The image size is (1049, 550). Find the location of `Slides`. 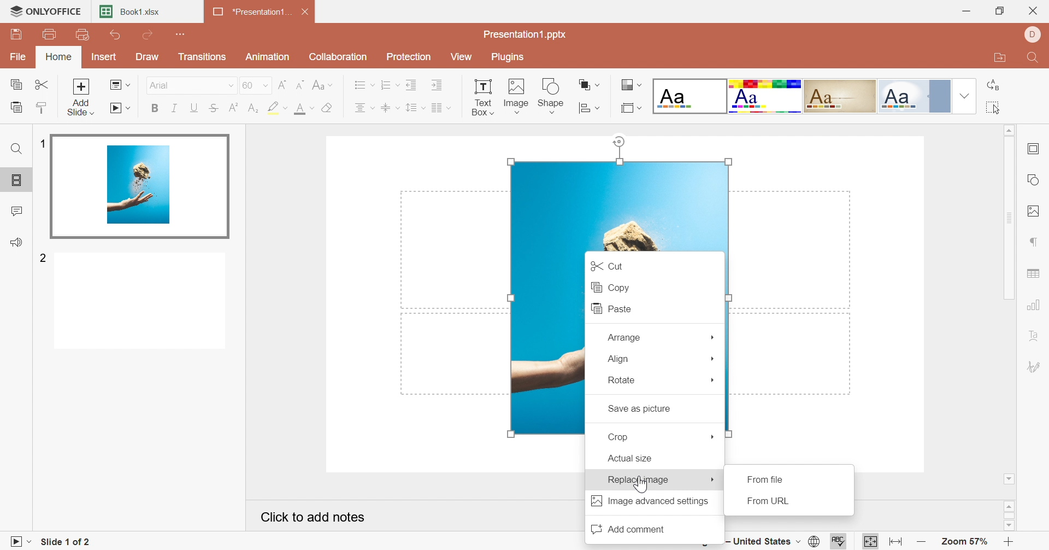

Slides is located at coordinates (17, 181).